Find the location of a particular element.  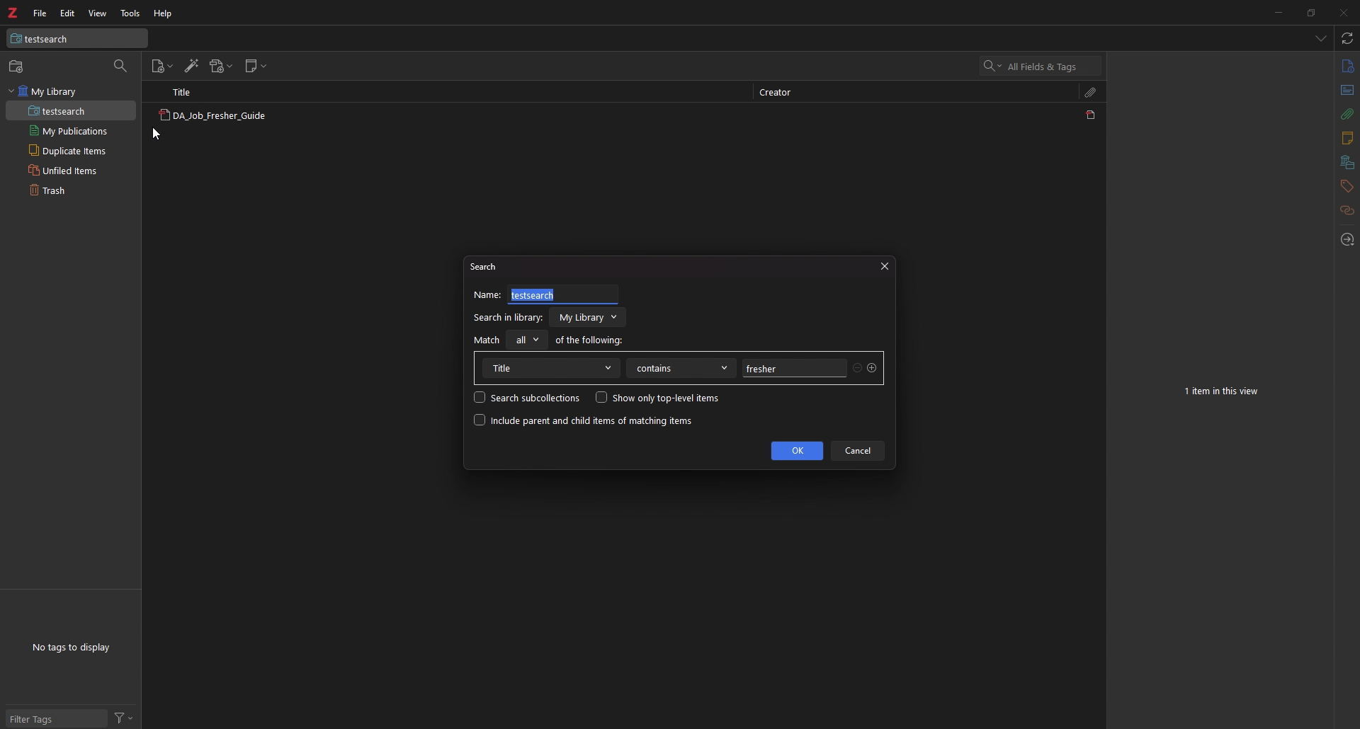

help is located at coordinates (164, 14).